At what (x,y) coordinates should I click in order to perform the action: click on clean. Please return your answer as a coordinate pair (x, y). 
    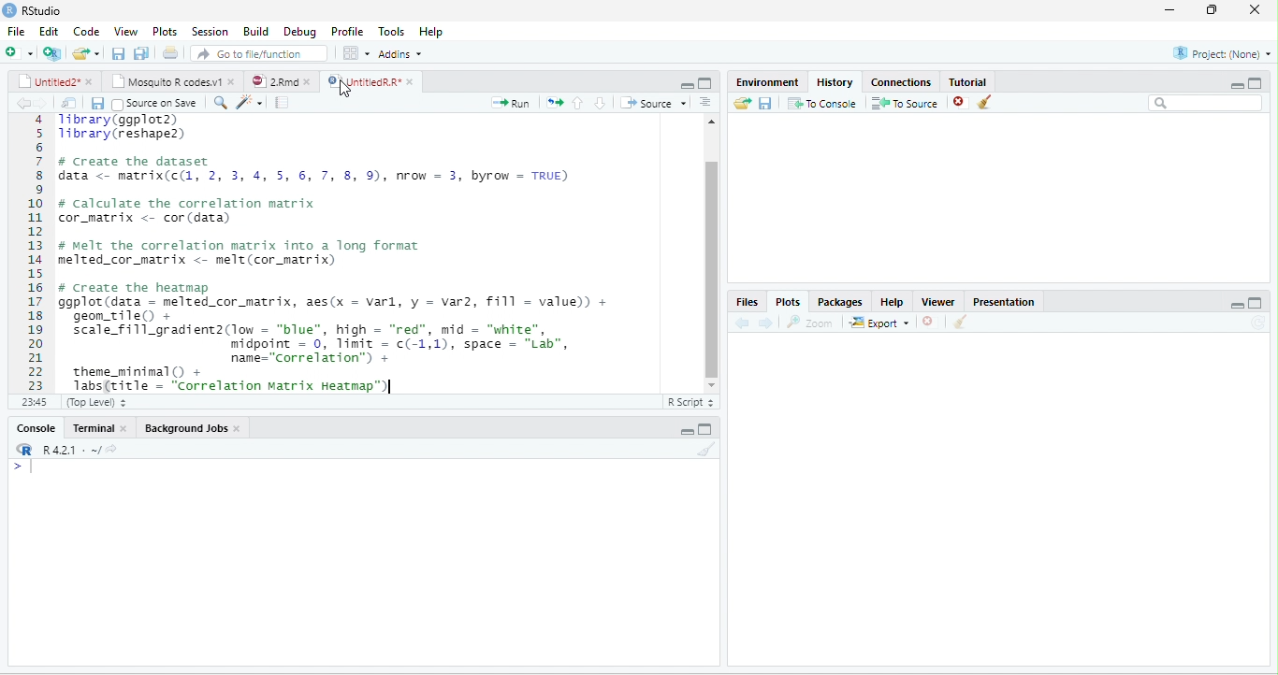
    Looking at the image, I should click on (698, 451).